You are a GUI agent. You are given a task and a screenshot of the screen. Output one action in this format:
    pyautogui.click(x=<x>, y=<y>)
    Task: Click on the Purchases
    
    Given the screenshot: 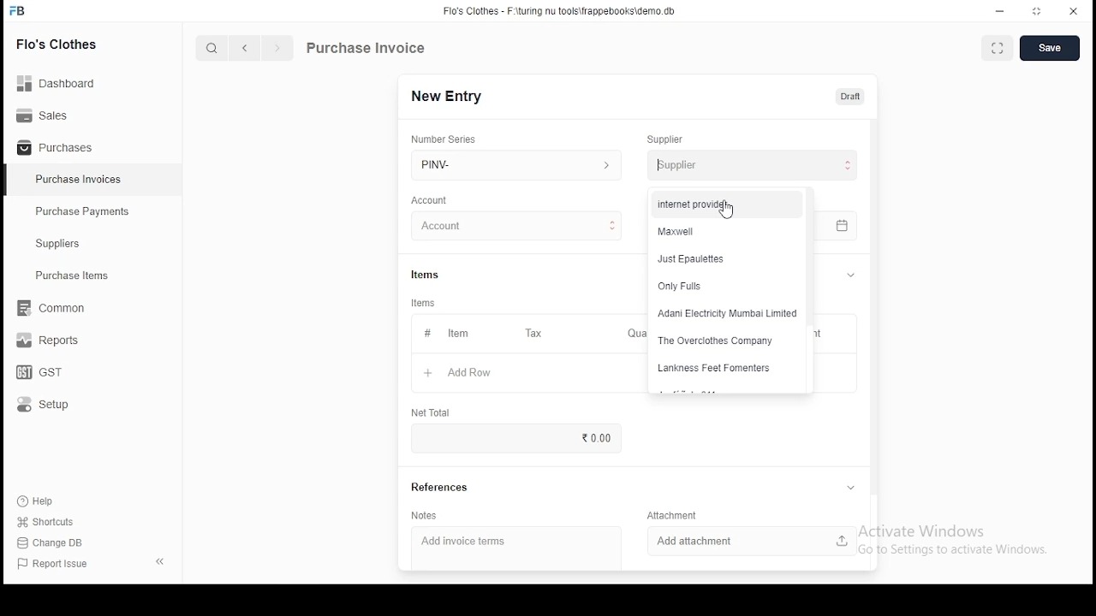 What is the action you would take?
    pyautogui.click(x=56, y=148)
    